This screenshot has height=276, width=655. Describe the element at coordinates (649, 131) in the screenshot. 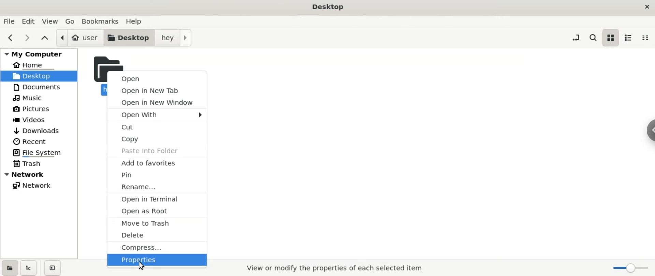

I see `Sidebar` at that location.